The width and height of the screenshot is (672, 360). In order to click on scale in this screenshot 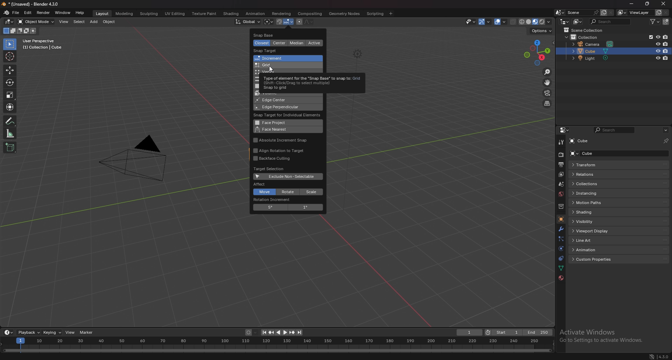, I will do `click(311, 192)`.